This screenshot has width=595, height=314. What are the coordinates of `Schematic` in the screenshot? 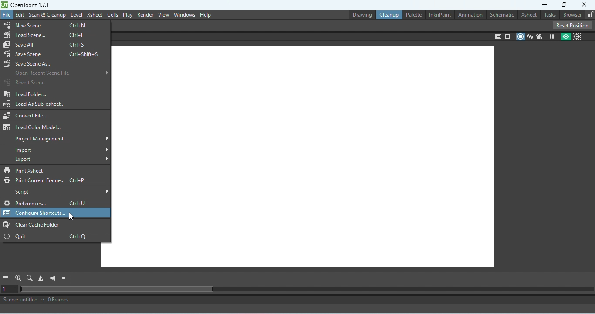 It's located at (501, 14).